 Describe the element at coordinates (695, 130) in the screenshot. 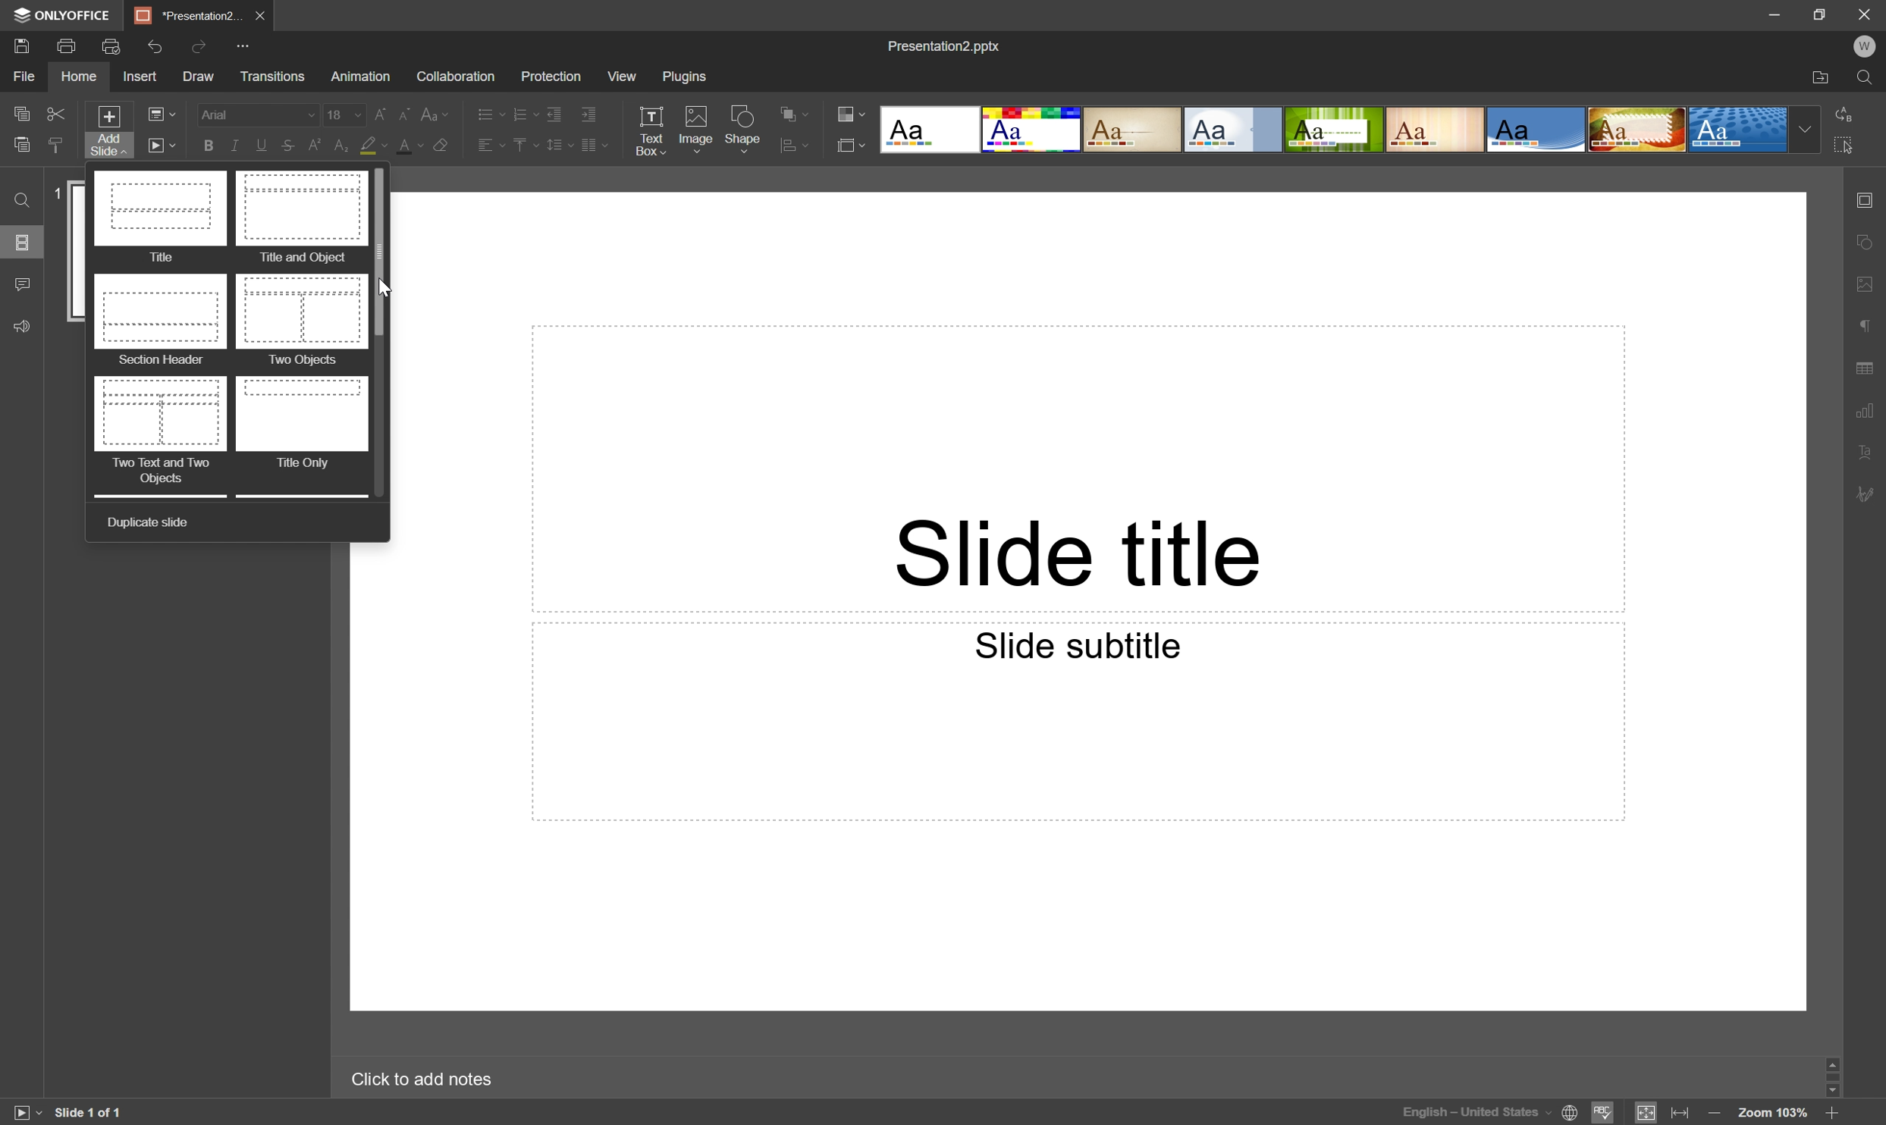

I see `Image` at that location.